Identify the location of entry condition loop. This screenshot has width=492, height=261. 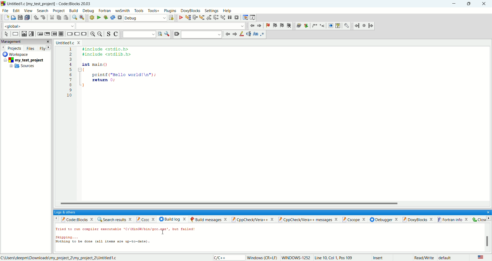
(39, 34).